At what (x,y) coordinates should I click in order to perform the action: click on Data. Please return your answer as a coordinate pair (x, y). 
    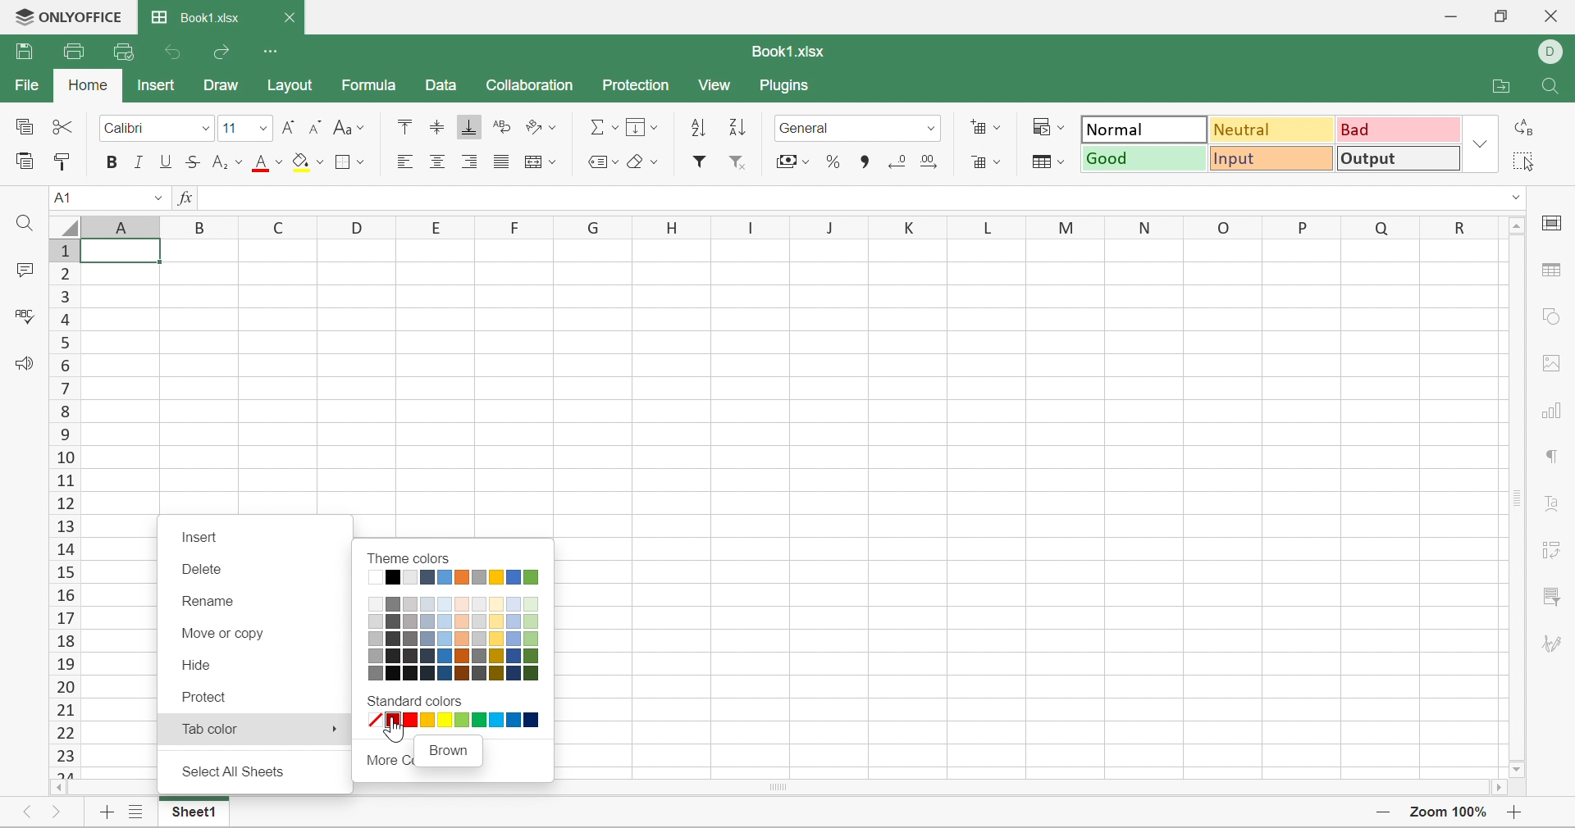
    Looking at the image, I should click on (442, 86).